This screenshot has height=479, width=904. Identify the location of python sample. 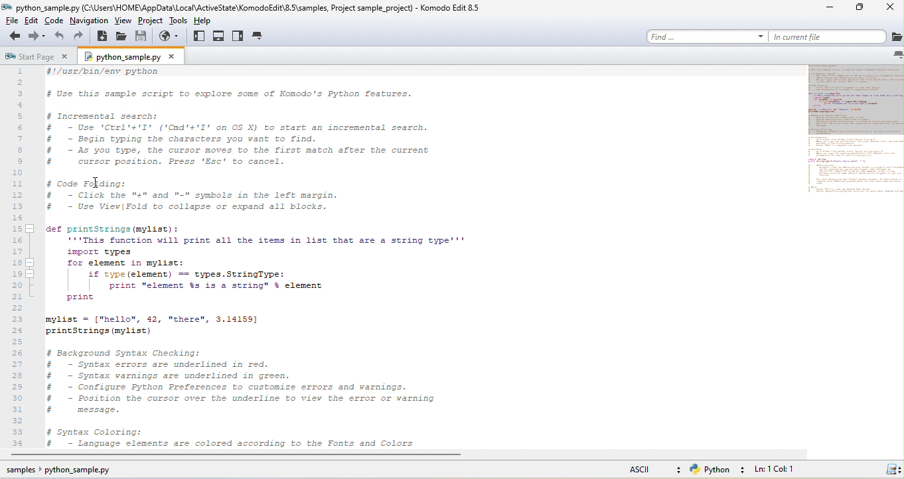
(131, 57).